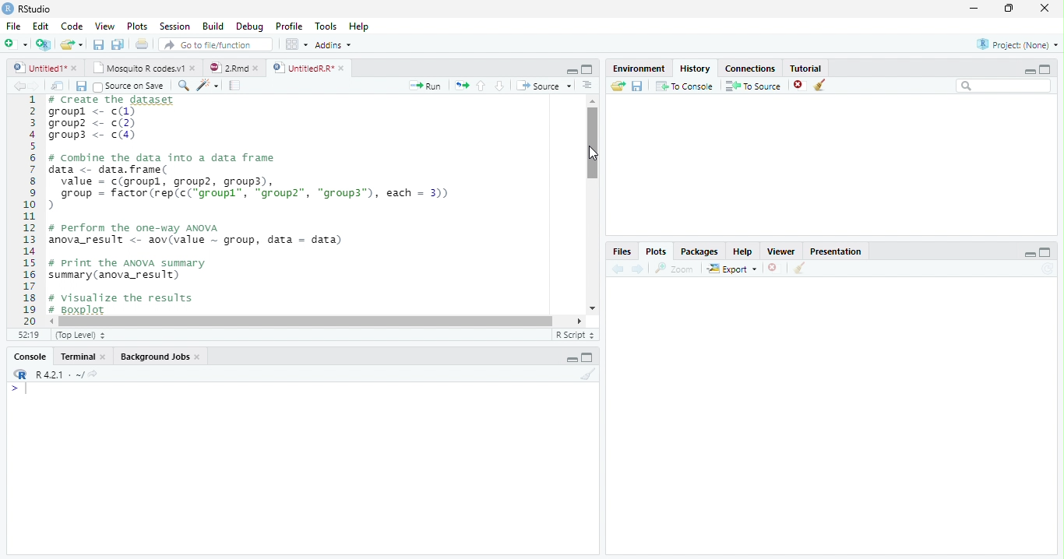 Image resolution: width=1064 pixels, height=559 pixels. What do you see at coordinates (234, 86) in the screenshot?
I see `Pages` at bounding box center [234, 86].